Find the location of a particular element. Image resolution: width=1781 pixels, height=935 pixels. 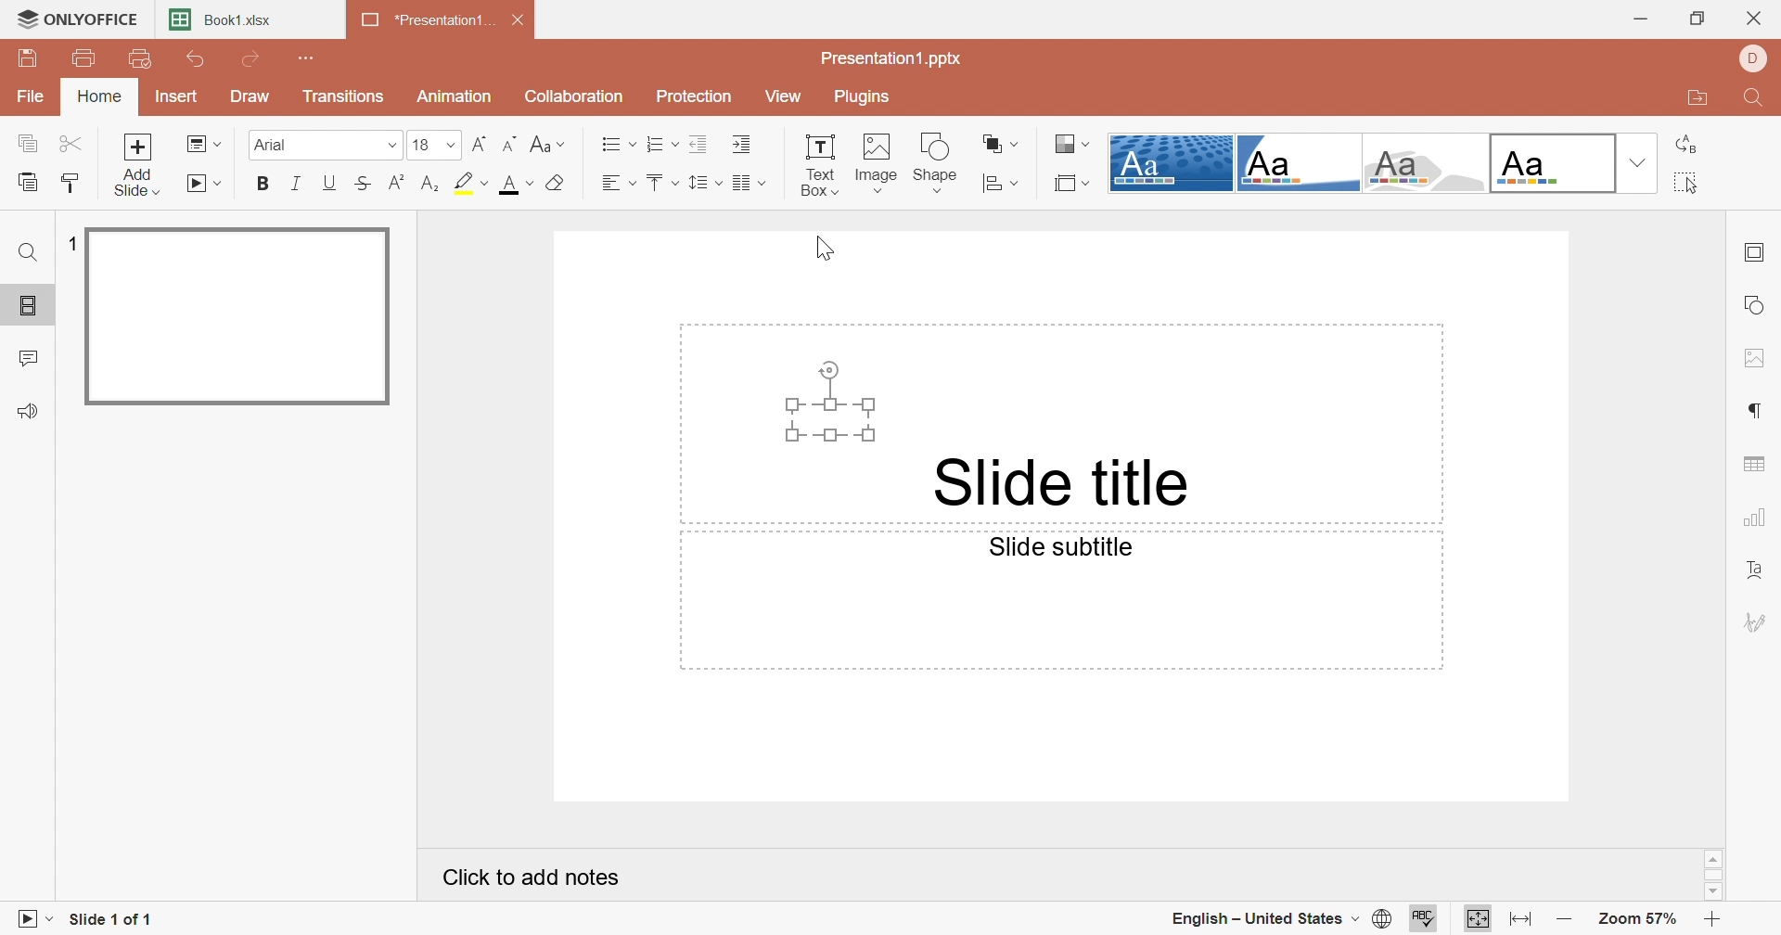

Start slide is located at coordinates (29, 920).